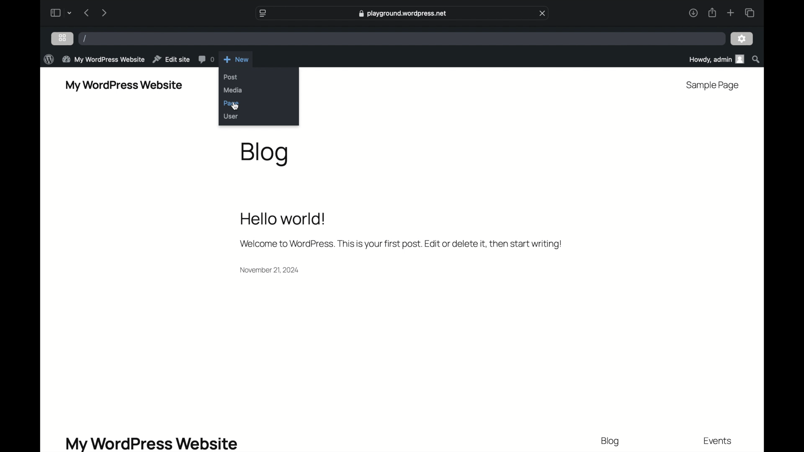  Describe the element at coordinates (104, 13) in the screenshot. I see `next page` at that location.